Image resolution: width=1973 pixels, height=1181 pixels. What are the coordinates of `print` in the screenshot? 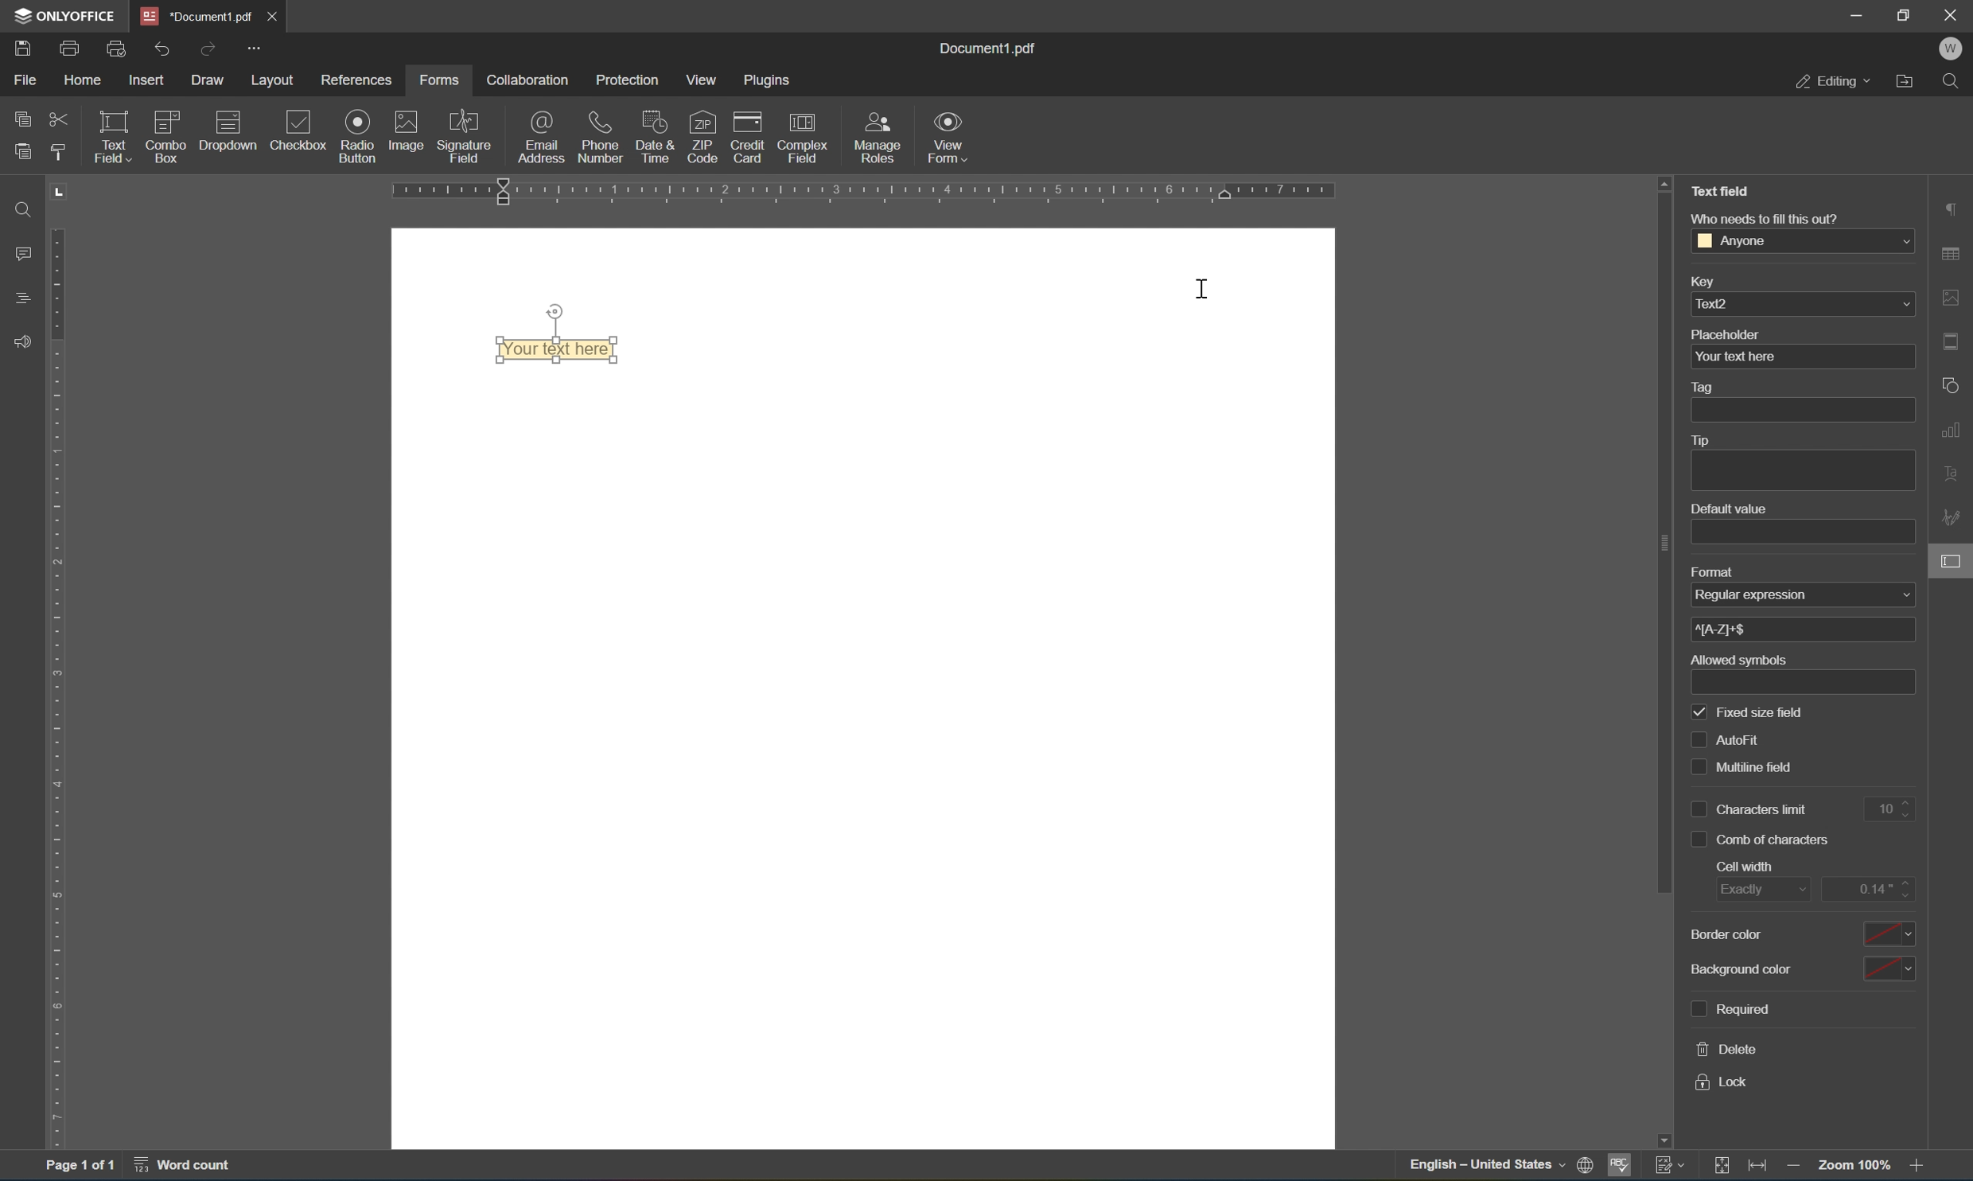 It's located at (67, 47).